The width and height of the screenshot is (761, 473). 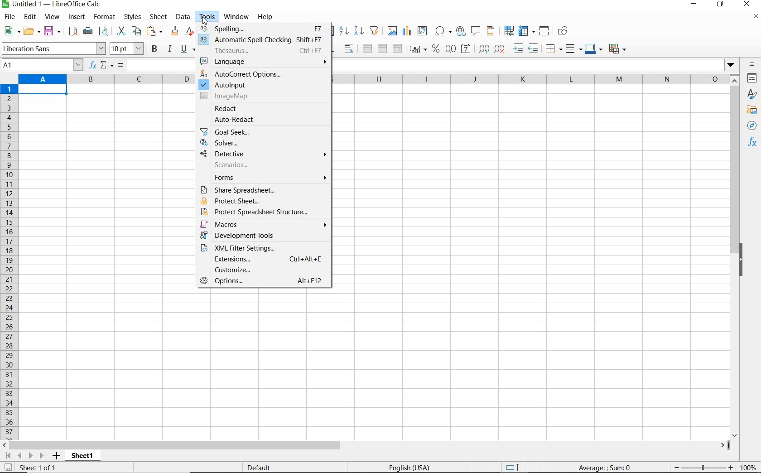 What do you see at coordinates (544, 32) in the screenshot?
I see `split window` at bounding box center [544, 32].